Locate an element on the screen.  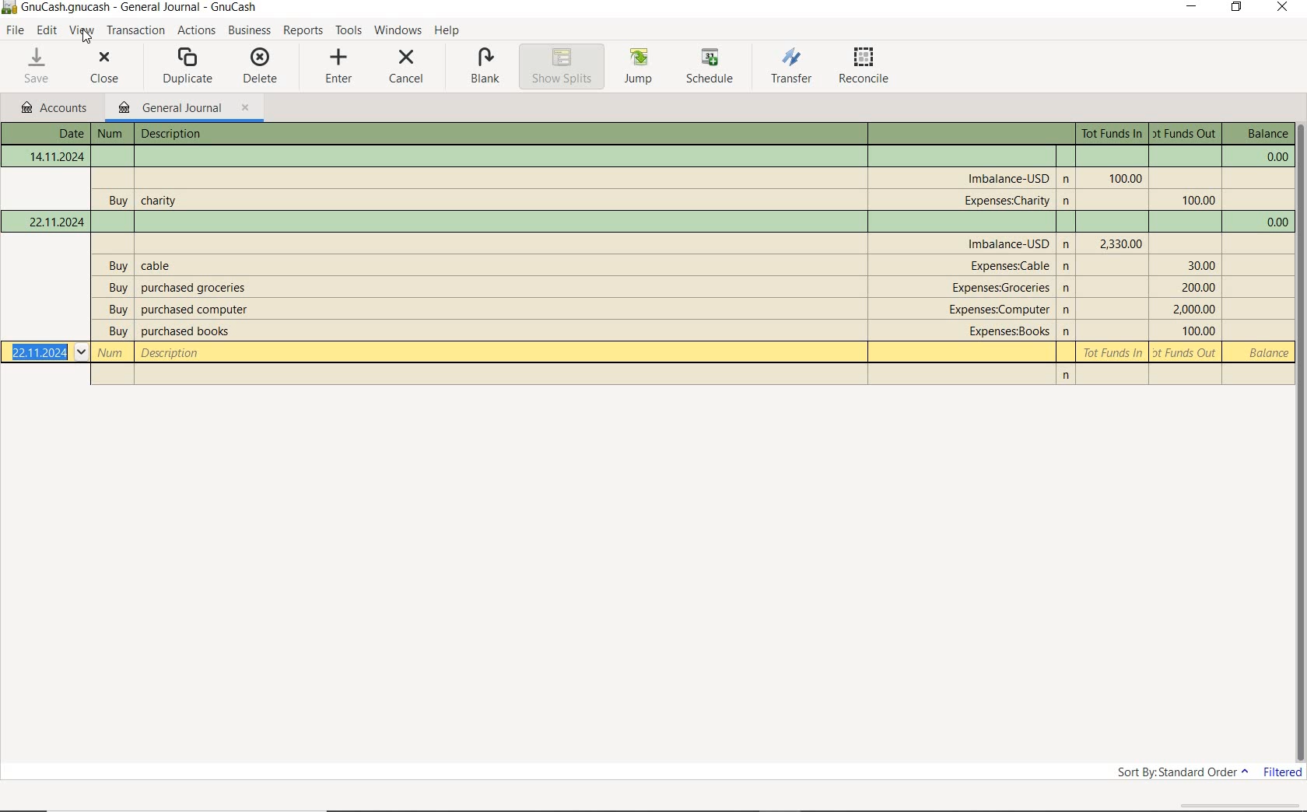
Tot Funds In is located at coordinates (1113, 134).